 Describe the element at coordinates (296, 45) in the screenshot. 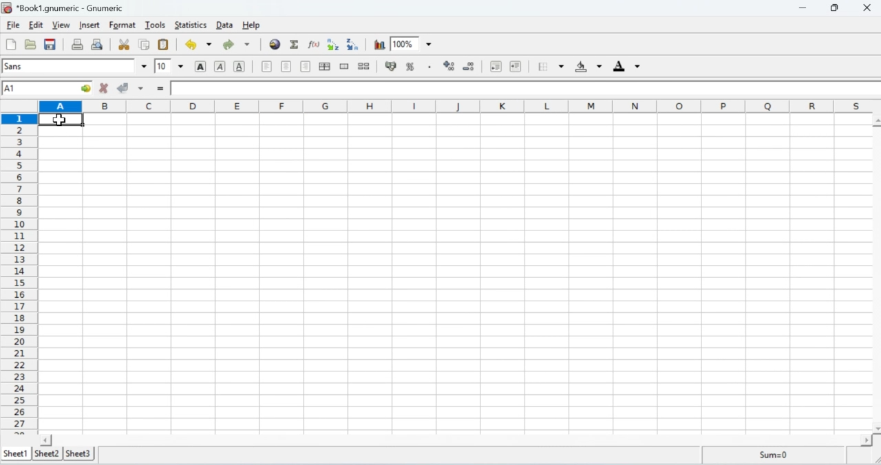

I see `Sum into the current cell` at that location.